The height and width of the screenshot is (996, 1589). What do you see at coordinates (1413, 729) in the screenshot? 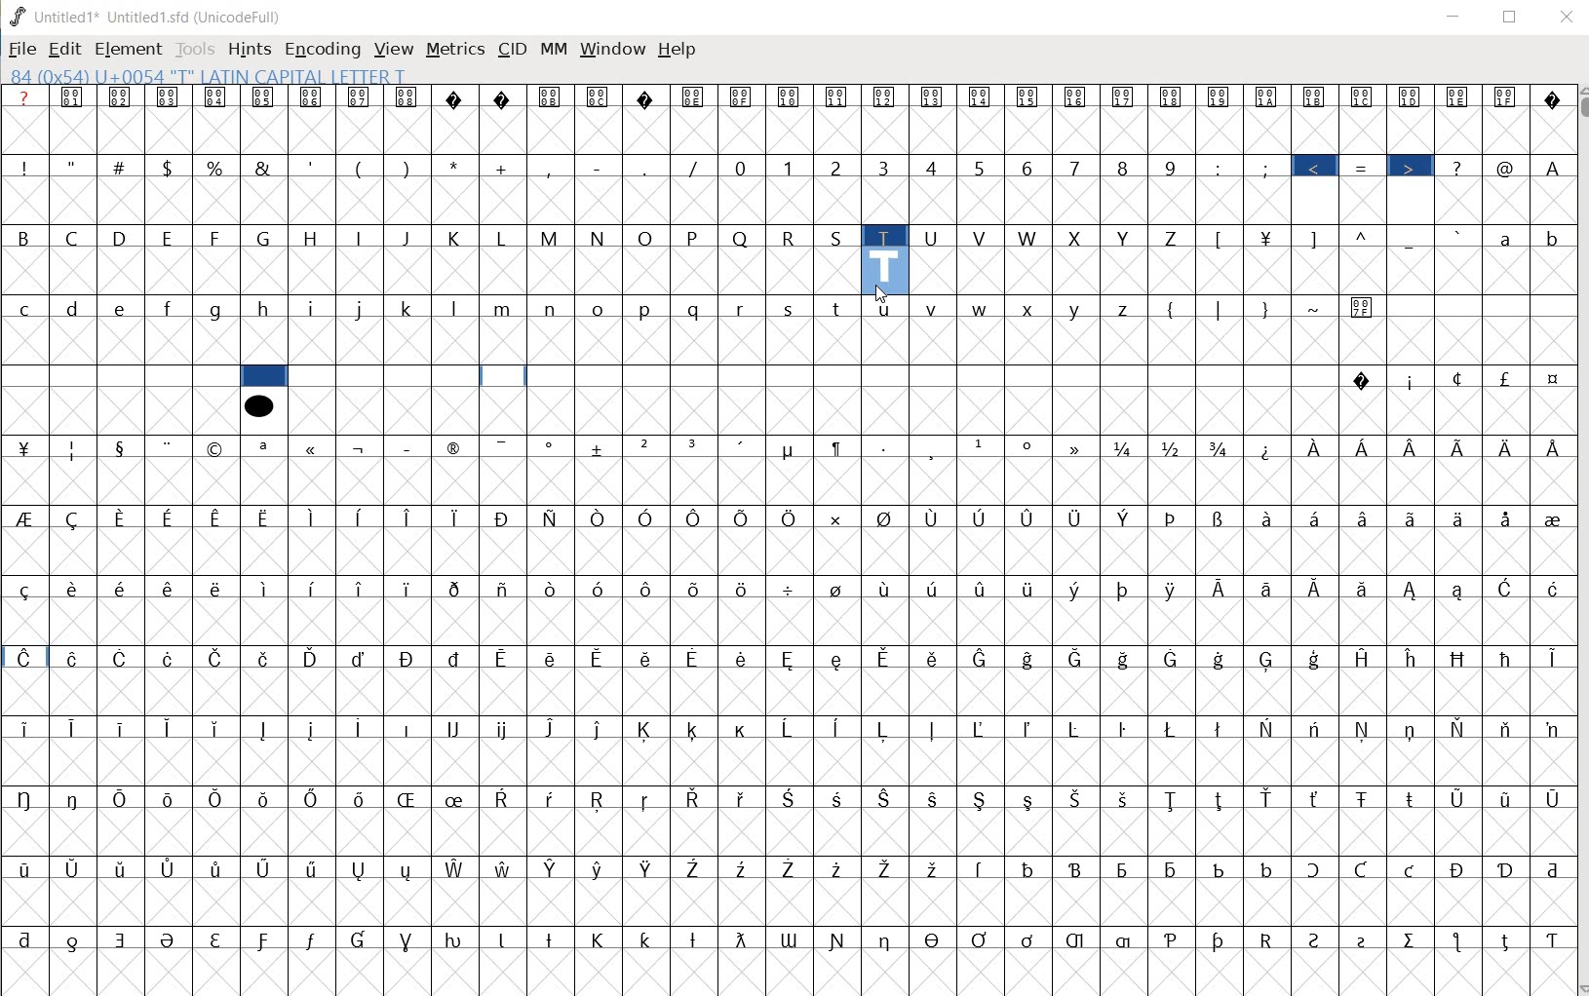
I see `Symbol` at bounding box center [1413, 729].